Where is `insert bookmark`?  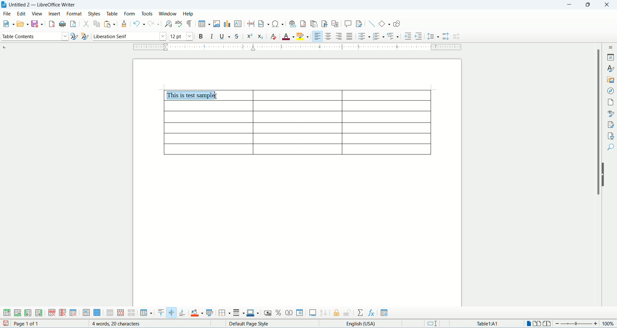
insert bookmark is located at coordinates (325, 23).